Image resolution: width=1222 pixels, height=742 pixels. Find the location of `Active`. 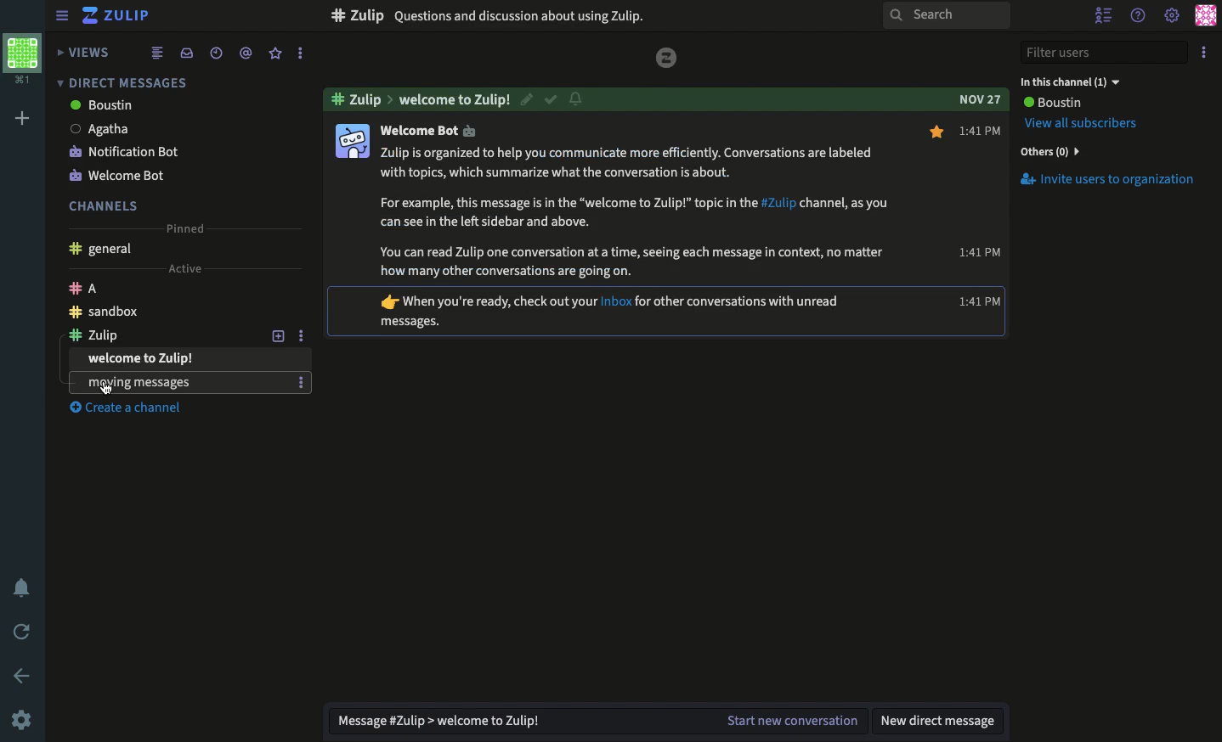

Active is located at coordinates (184, 267).